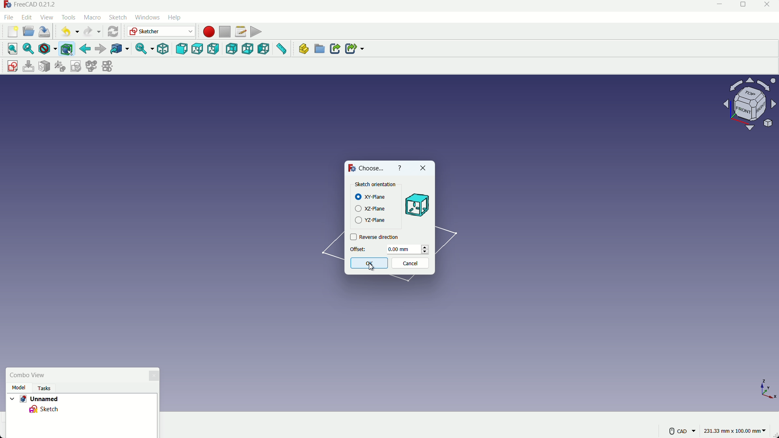  I want to click on select all, so click(12, 48).